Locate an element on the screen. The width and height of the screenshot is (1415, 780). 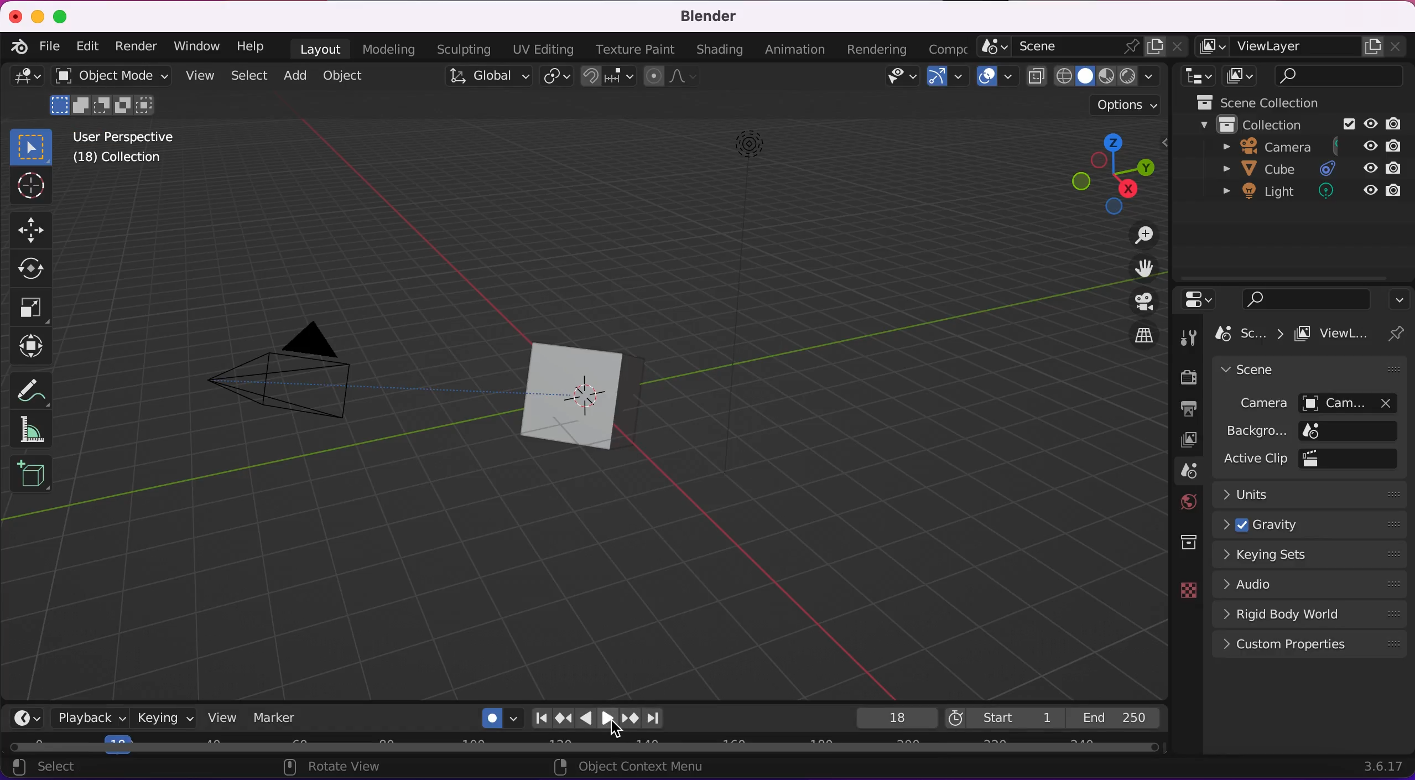
blender is located at coordinates (19, 48).